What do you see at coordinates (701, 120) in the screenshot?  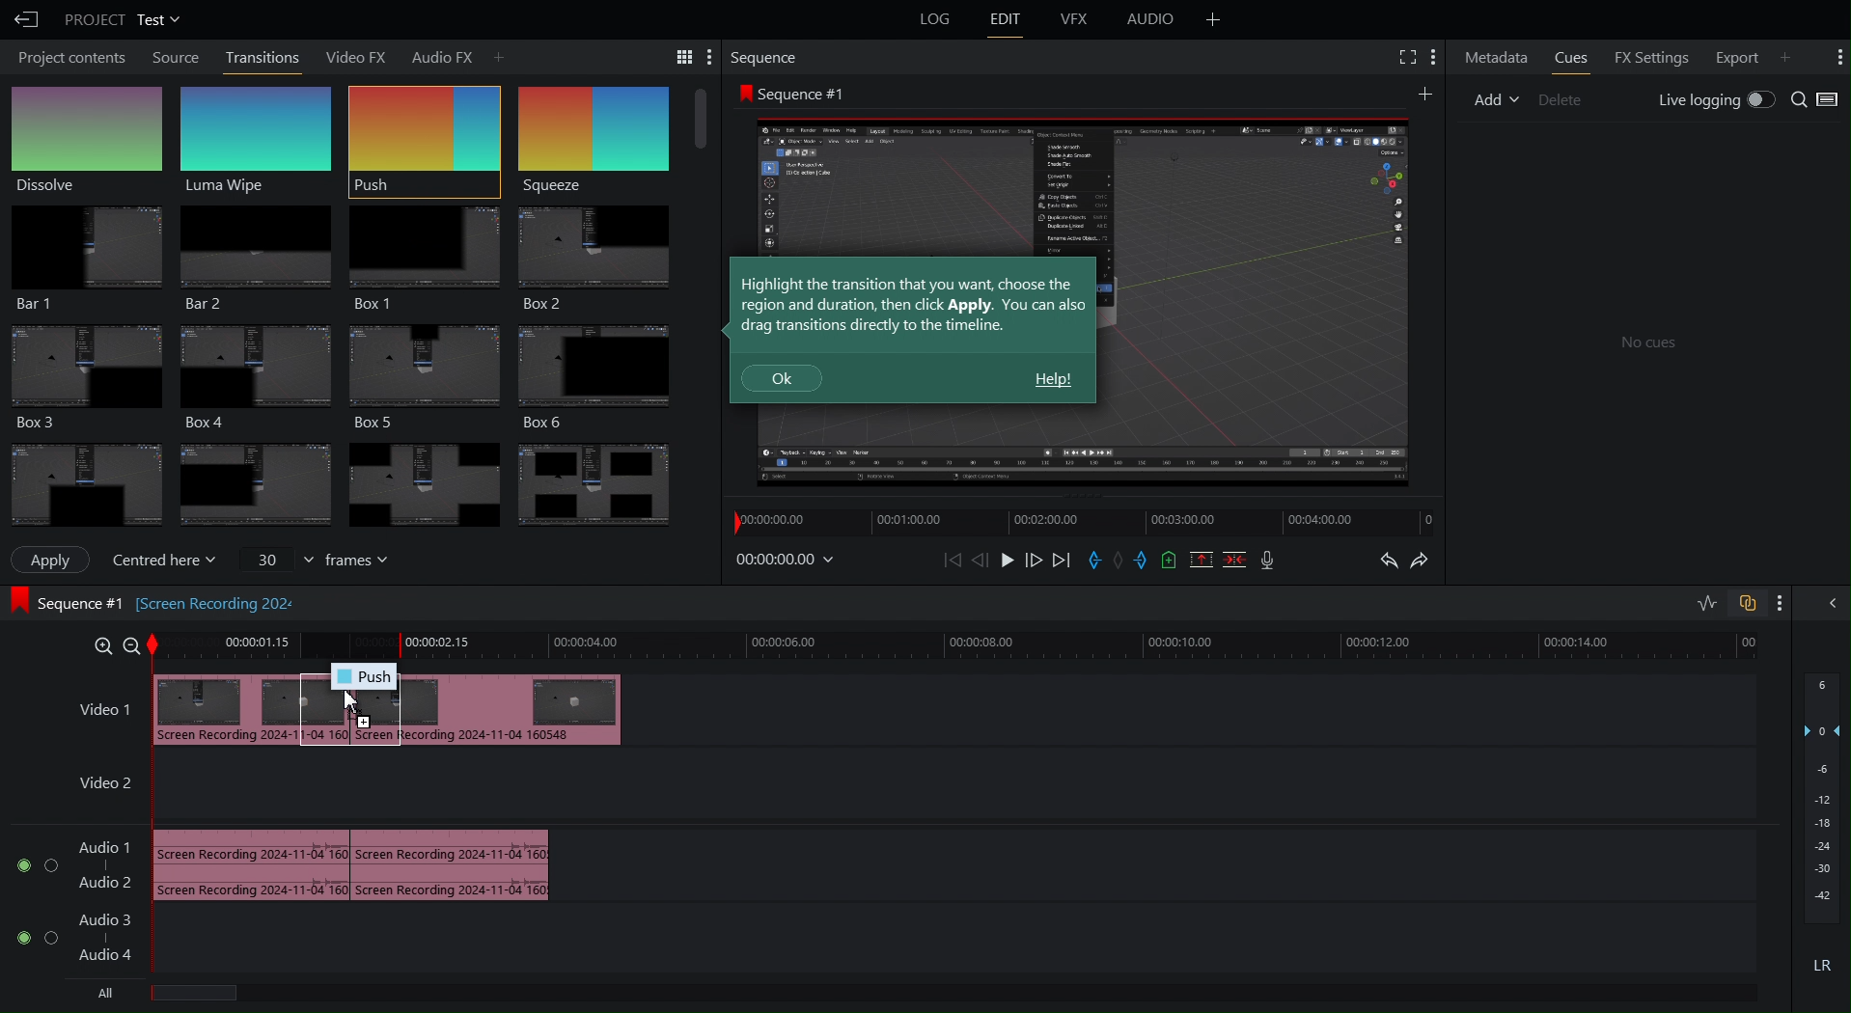 I see `Scroll bar` at bounding box center [701, 120].